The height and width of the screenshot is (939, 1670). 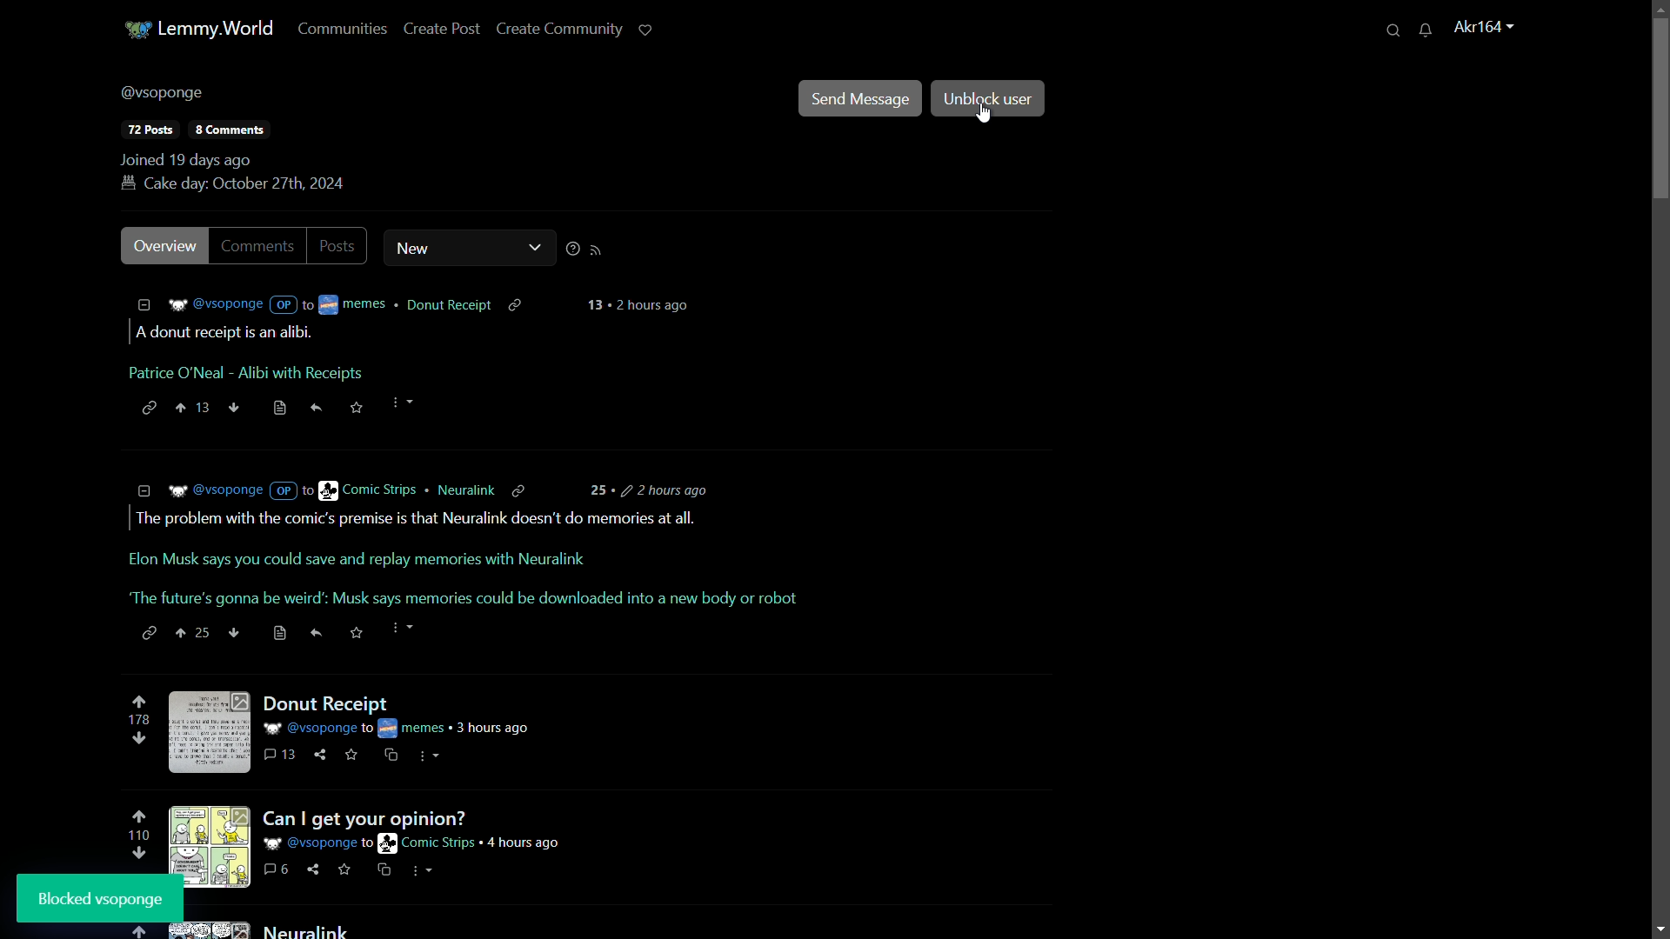 What do you see at coordinates (572, 250) in the screenshot?
I see `sorting help` at bounding box center [572, 250].